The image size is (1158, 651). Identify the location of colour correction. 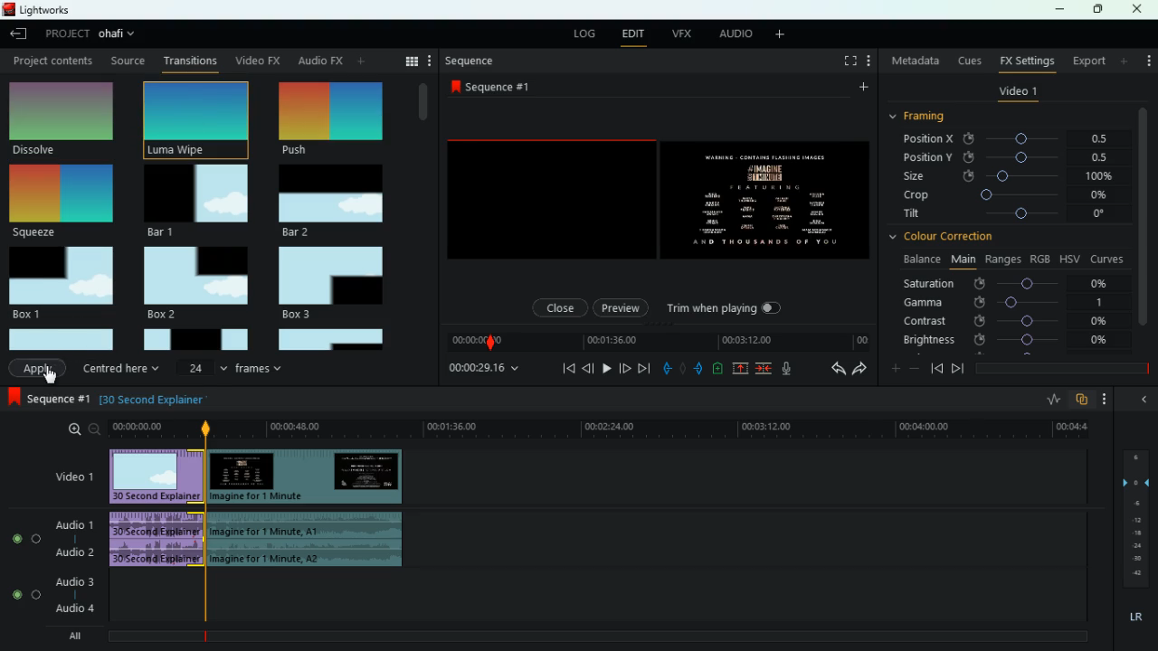
(948, 236).